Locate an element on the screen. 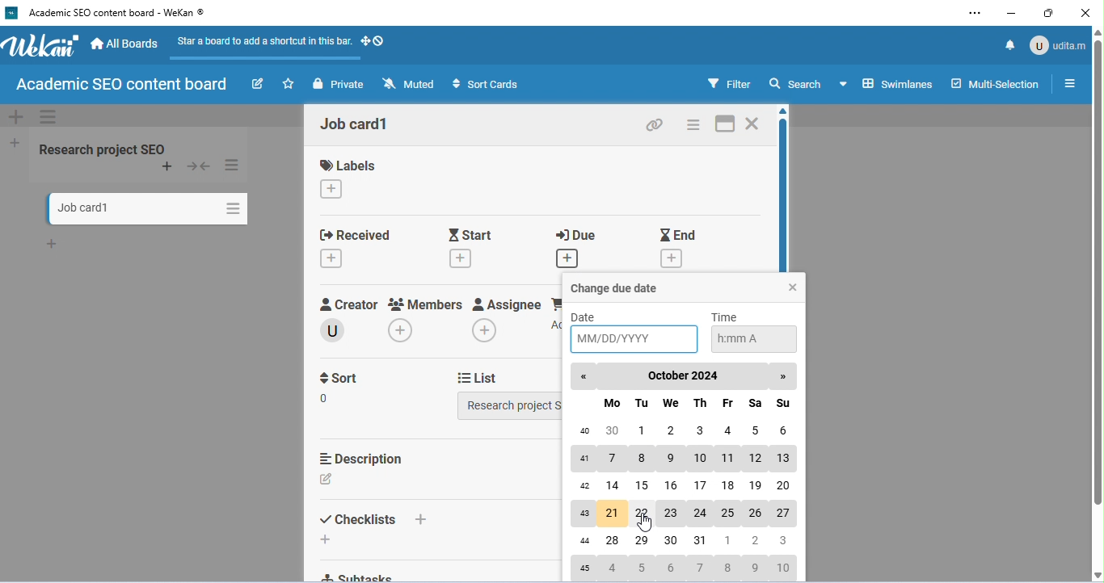  select time in h:mm A format is located at coordinates (755, 339).